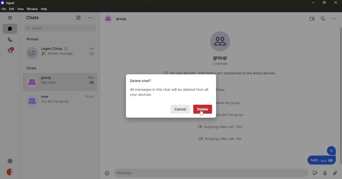  What do you see at coordinates (57, 102) in the screenshot?
I see `you left the group.` at bounding box center [57, 102].